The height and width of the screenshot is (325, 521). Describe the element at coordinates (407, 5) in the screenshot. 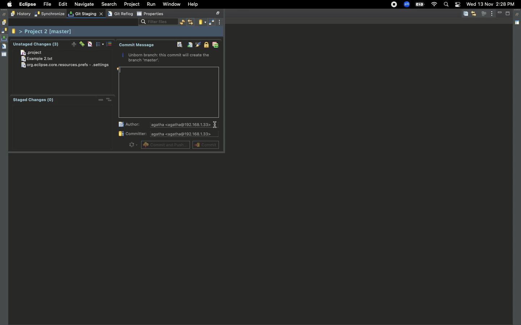

I see `Zoom` at that location.